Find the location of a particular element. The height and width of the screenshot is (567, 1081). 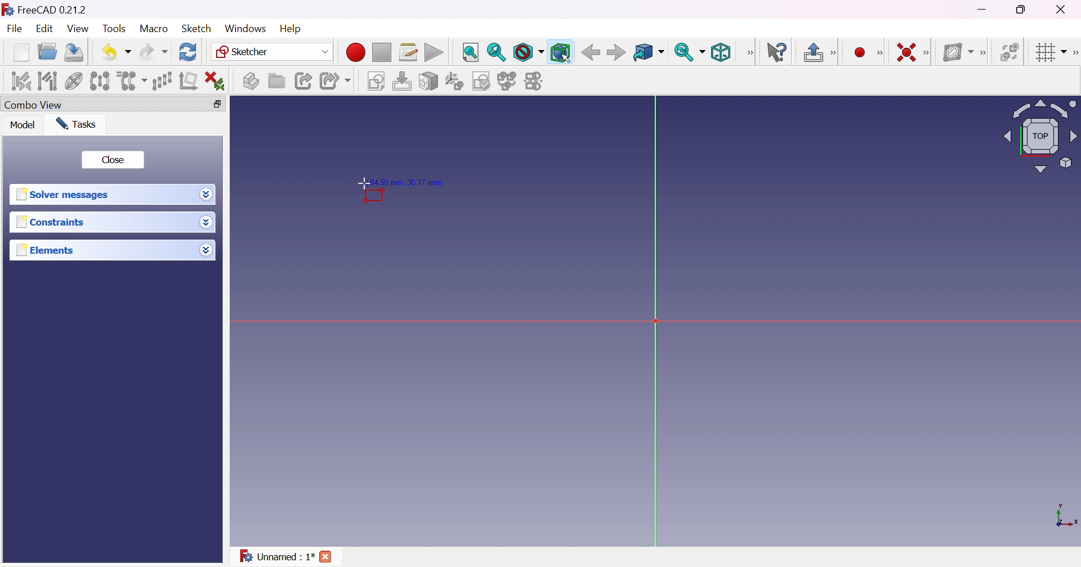

Sketcher is located at coordinates (274, 51).